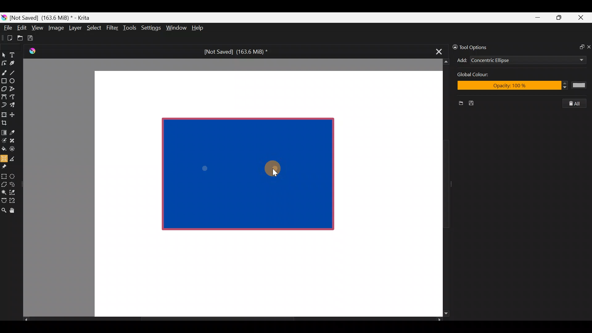 The image size is (592, 333). What do you see at coordinates (461, 59) in the screenshot?
I see `Add concentric ellipse` at bounding box center [461, 59].